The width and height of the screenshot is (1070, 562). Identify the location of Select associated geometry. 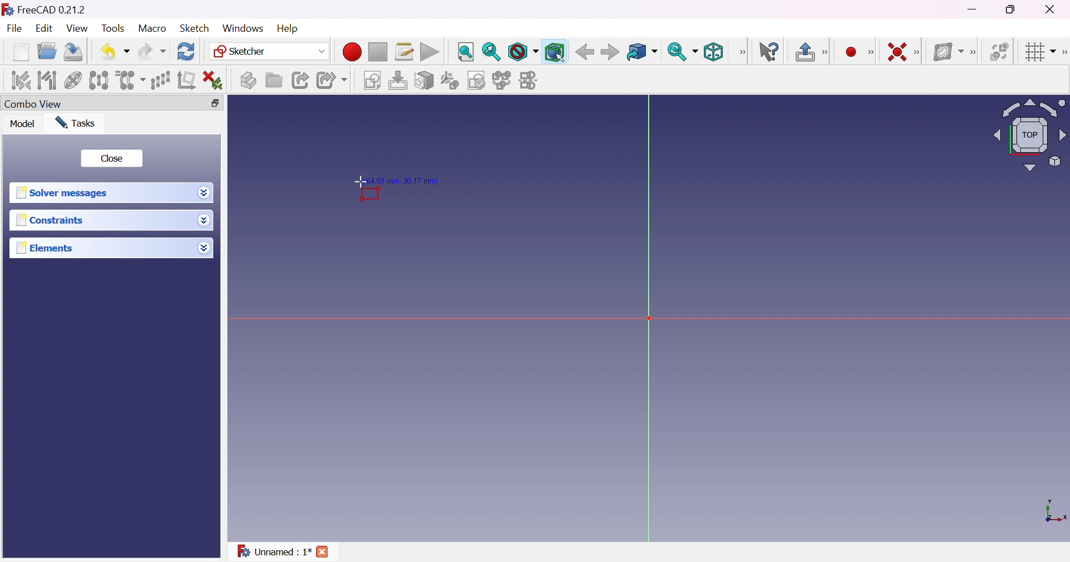
(46, 80).